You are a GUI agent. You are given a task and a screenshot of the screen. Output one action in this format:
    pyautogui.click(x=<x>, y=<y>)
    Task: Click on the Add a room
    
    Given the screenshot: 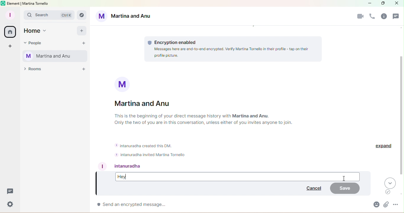 What is the action you would take?
    pyautogui.click(x=83, y=70)
    